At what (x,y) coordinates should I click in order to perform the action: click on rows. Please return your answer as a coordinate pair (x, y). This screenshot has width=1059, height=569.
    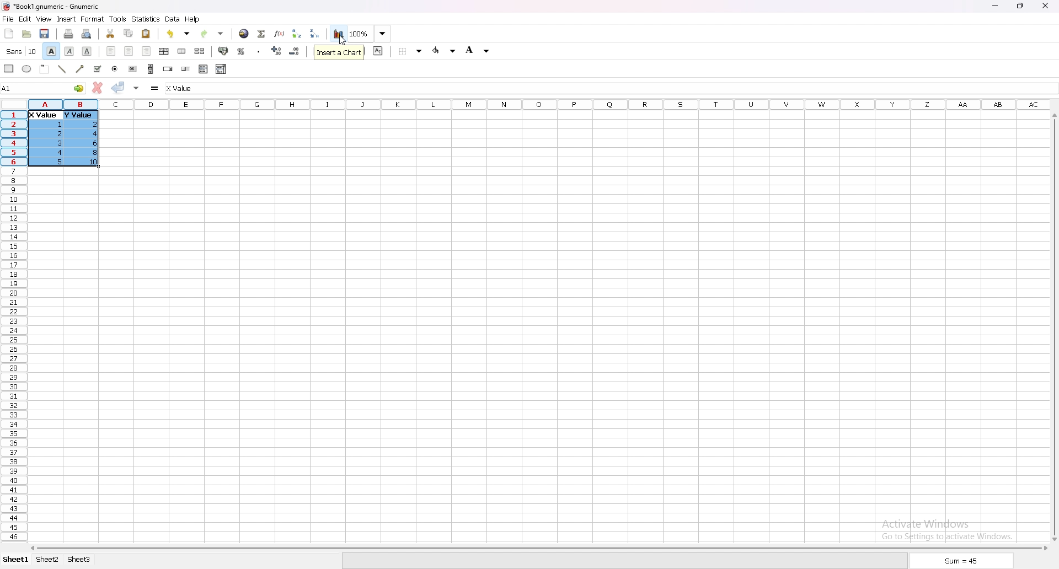
    Looking at the image, I should click on (12, 324).